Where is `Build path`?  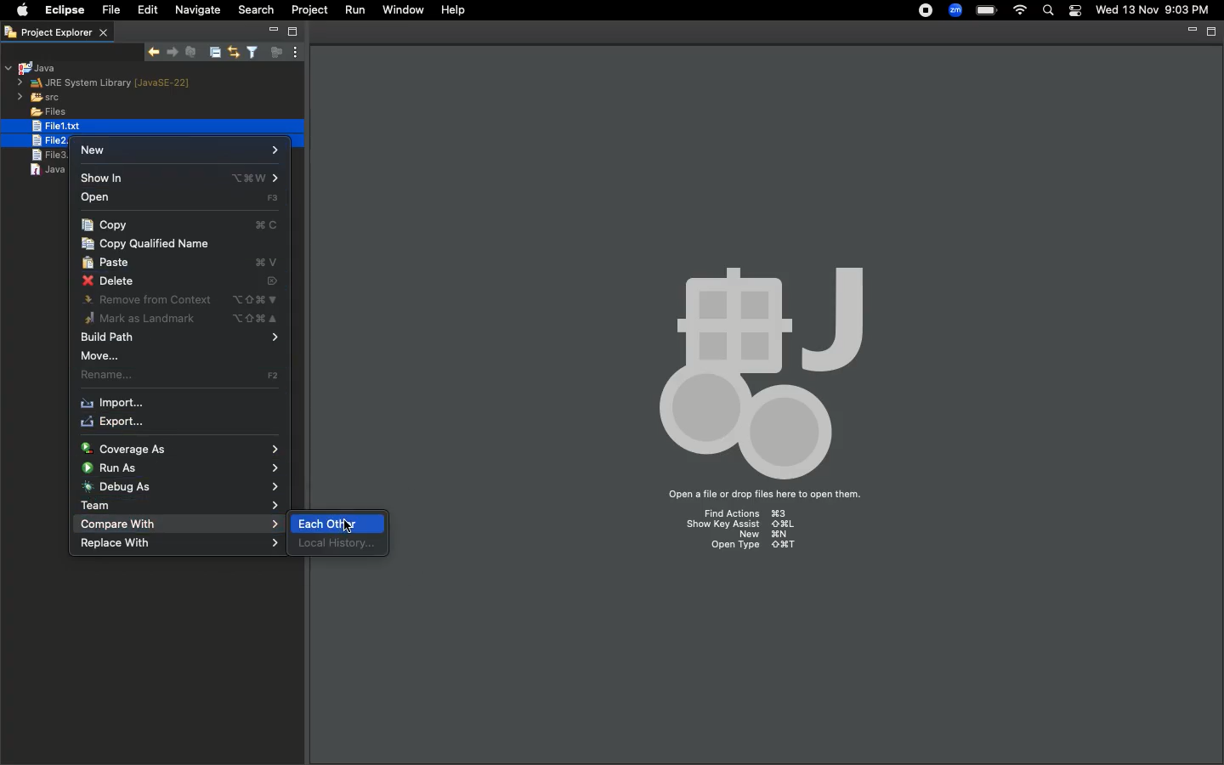
Build path is located at coordinates (183, 335).